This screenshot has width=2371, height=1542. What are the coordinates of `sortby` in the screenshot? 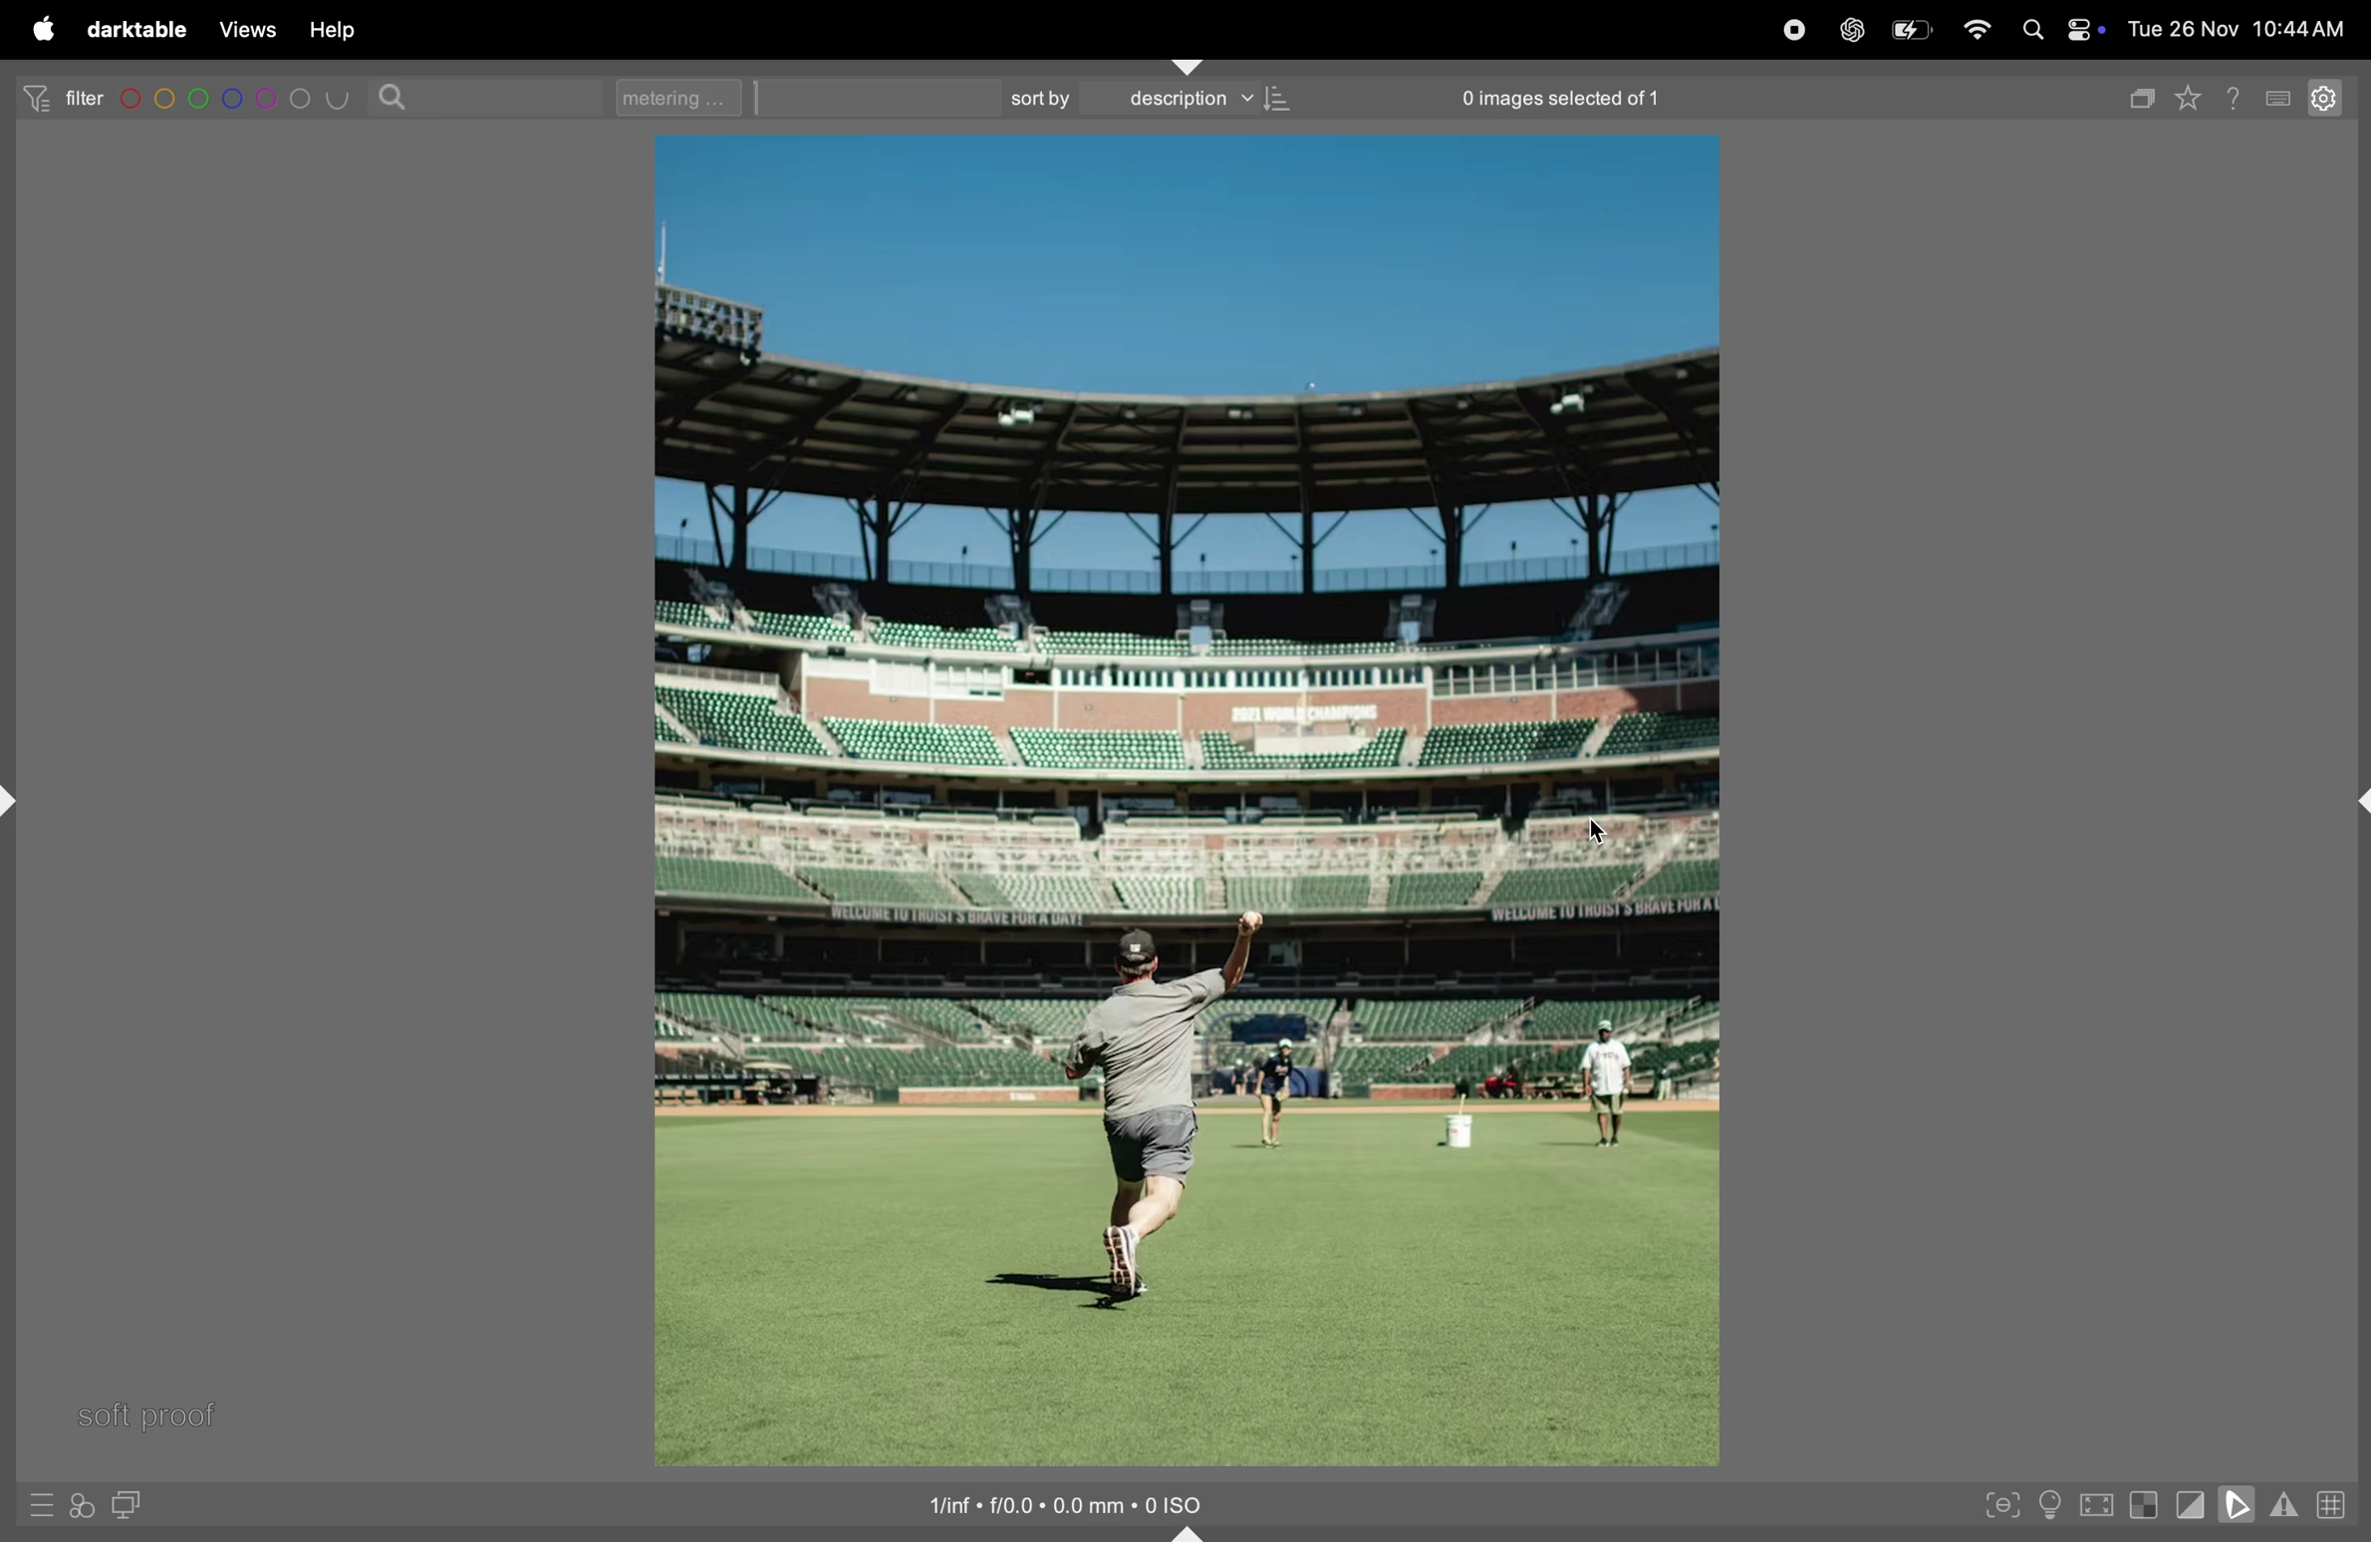 It's located at (1035, 98).